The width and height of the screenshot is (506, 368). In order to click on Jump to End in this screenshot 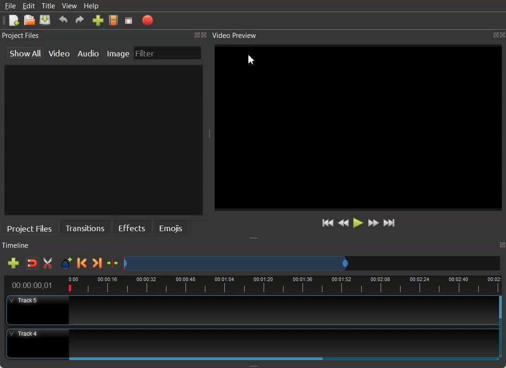, I will do `click(389, 222)`.